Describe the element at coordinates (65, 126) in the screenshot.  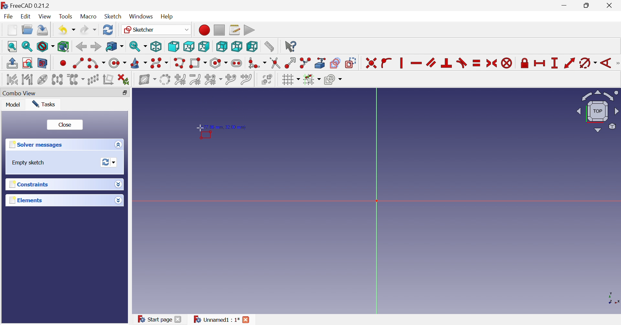
I see `Close` at that location.